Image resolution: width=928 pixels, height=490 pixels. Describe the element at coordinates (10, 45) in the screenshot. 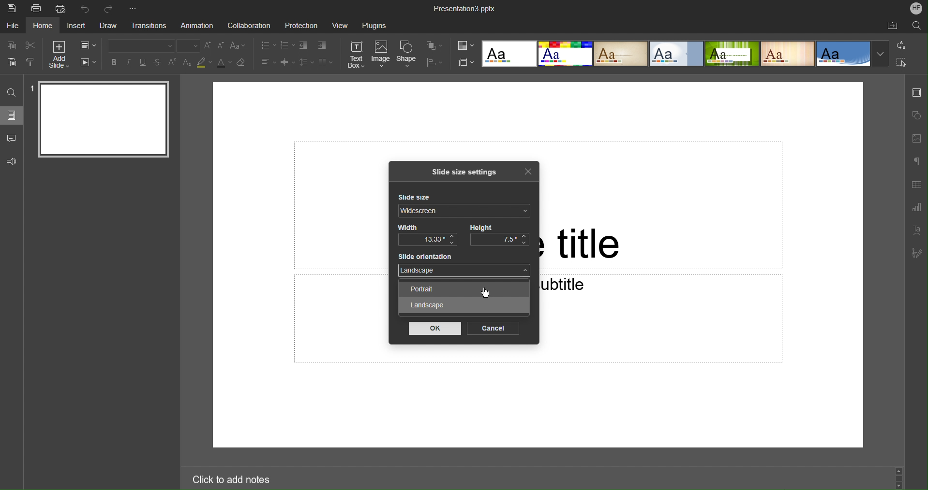

I see `Copy` at that location.